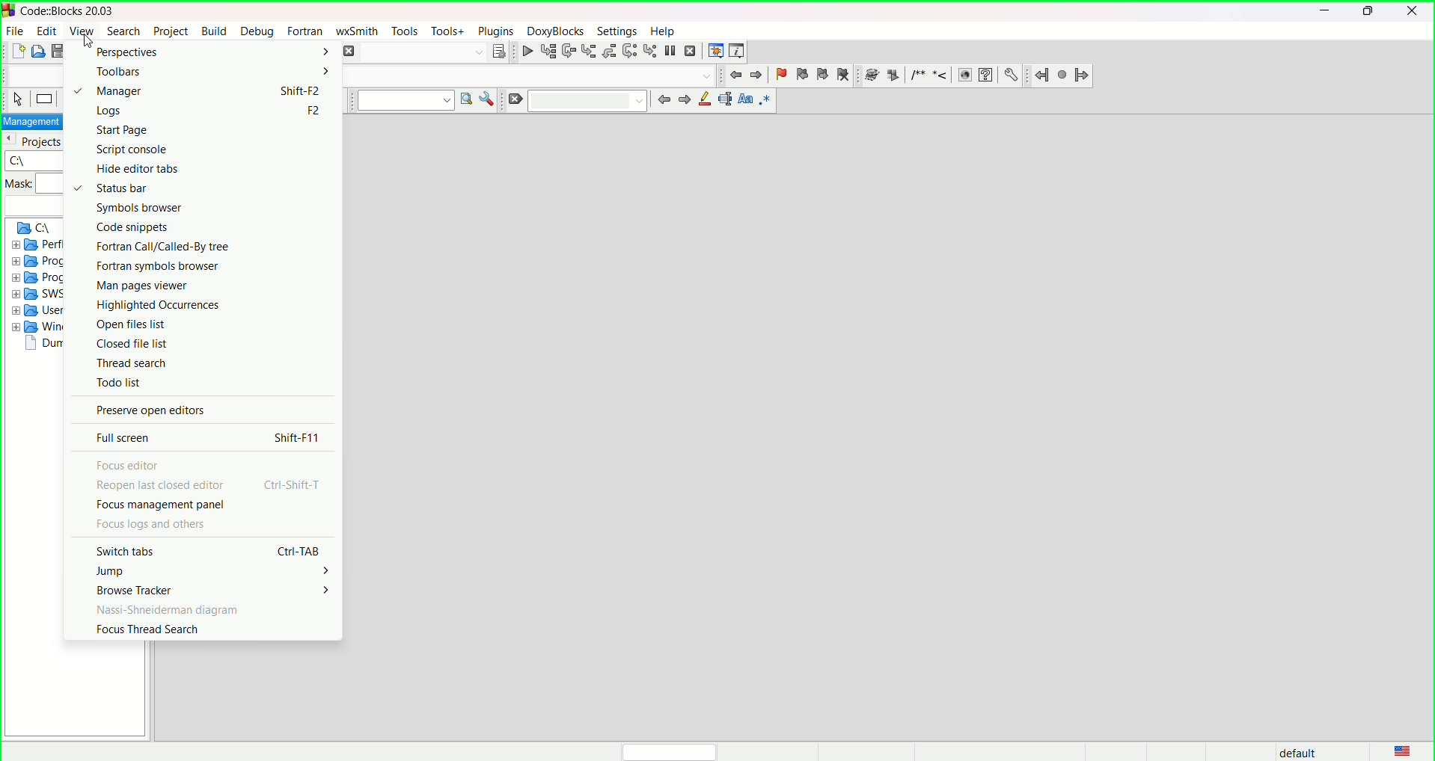 The image size is (1435, 761). Describe the element at coordinates (124, 438) in the screenshot. I see `full screen` at that location.